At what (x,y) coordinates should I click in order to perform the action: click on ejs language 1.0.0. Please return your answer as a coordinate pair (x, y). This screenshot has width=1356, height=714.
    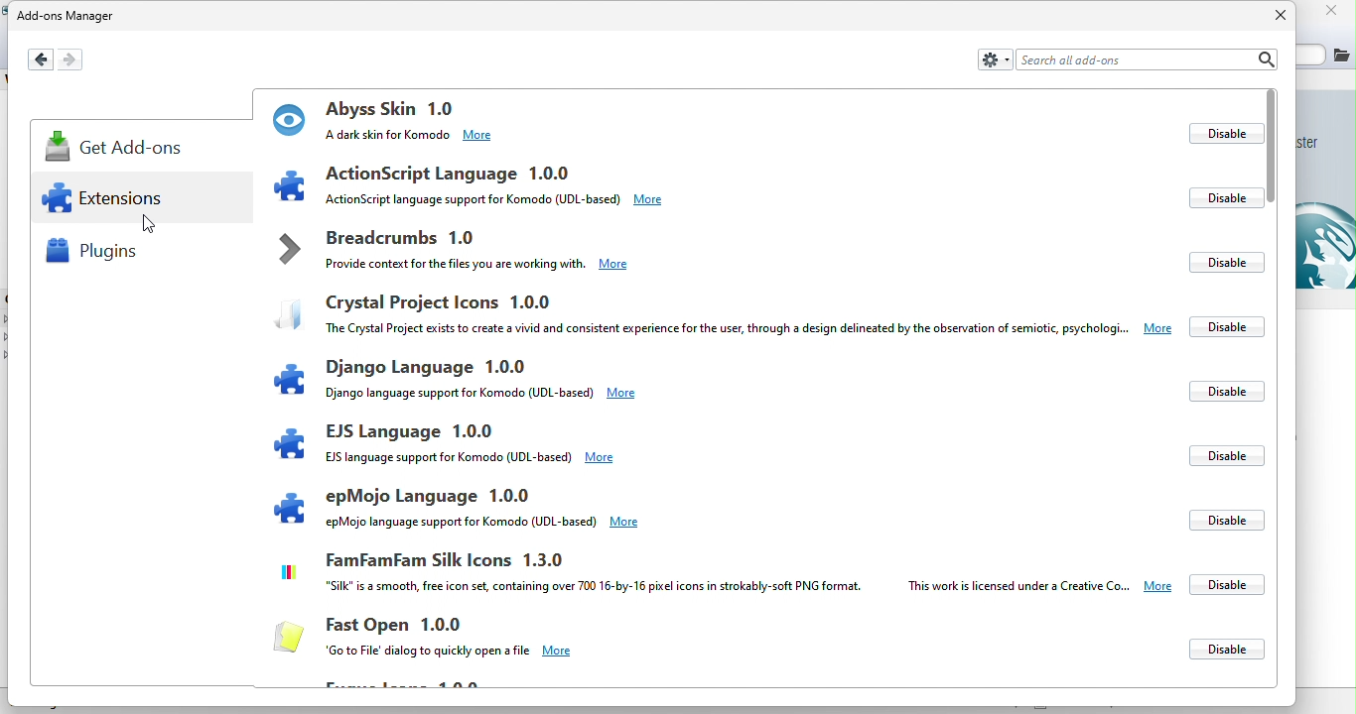
    Looking at the image, I should click on (447, 443).